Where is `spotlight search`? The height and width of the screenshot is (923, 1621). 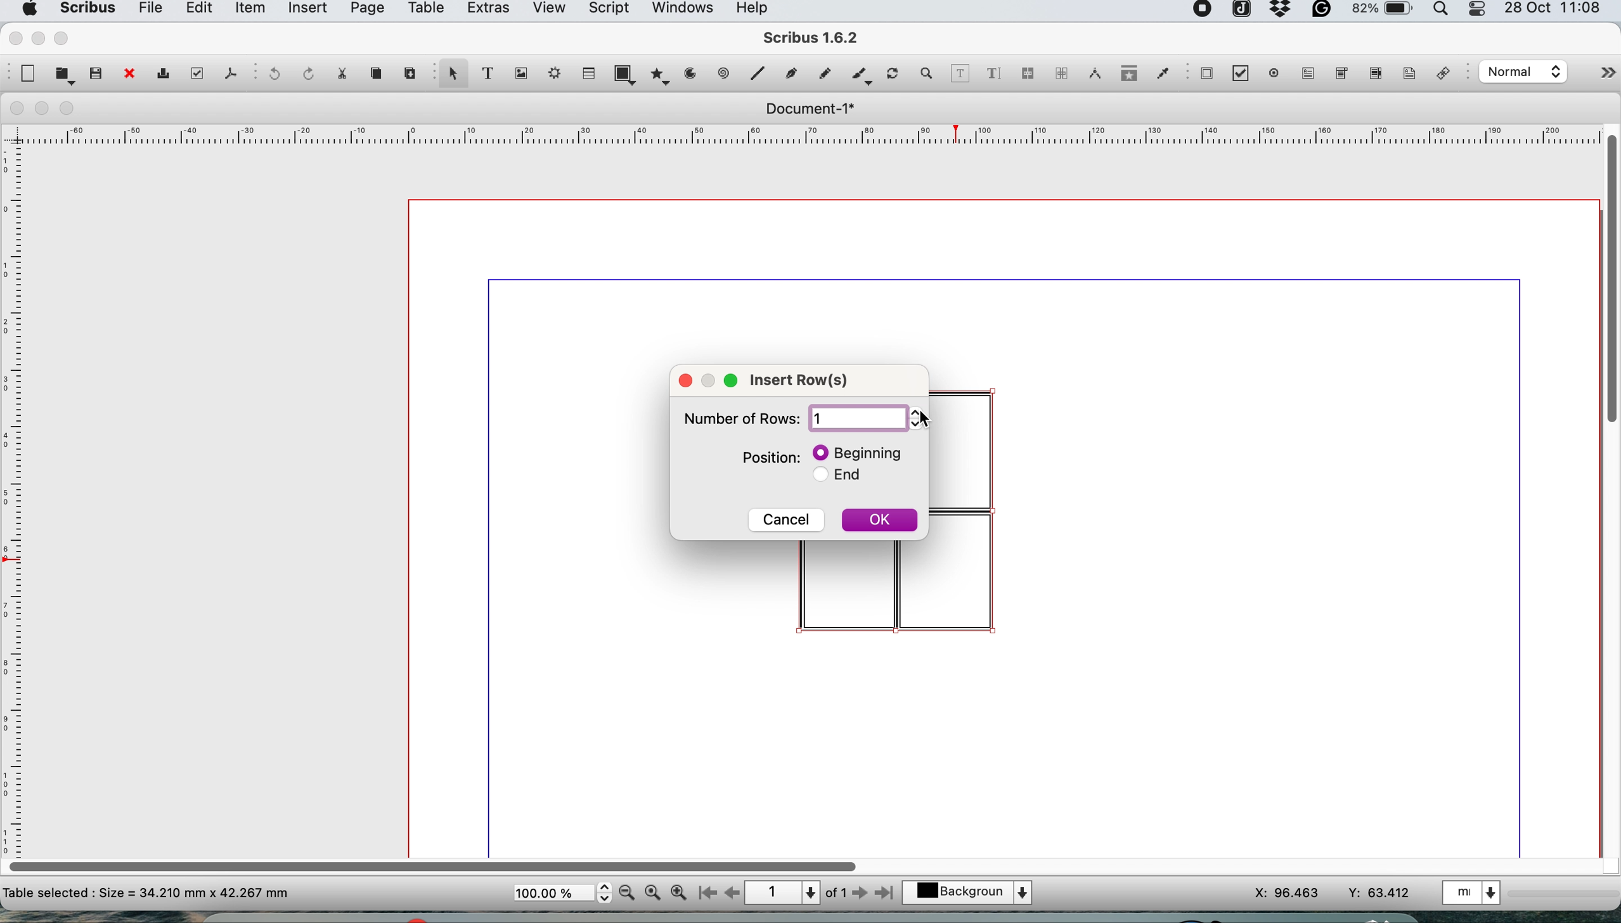 spotlight search is located at coordinates (1444, 12).